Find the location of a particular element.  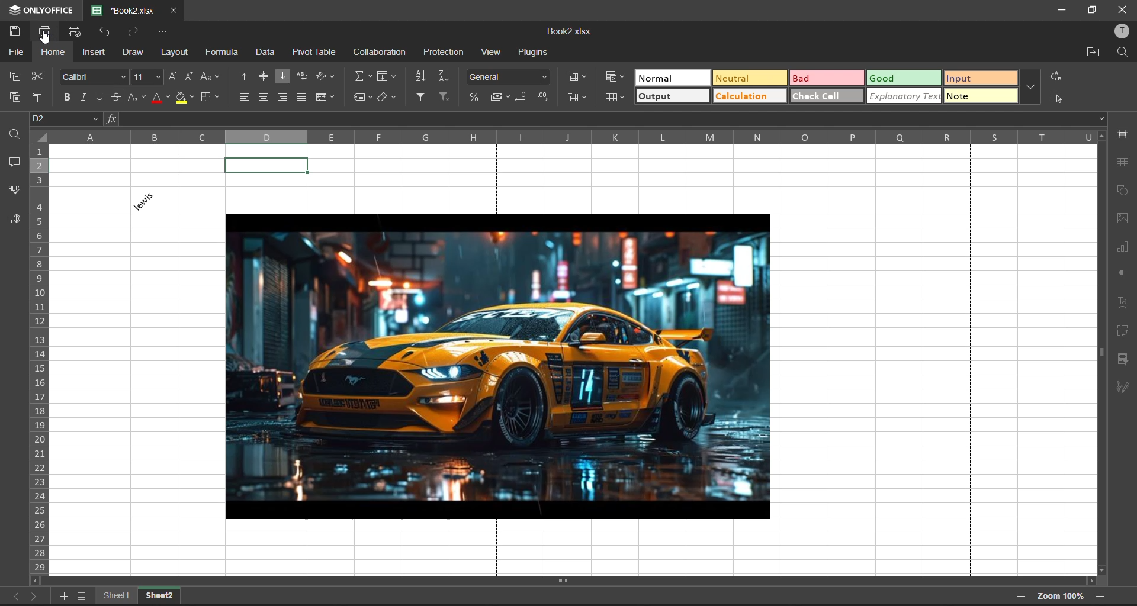

neutral is located at coordinates (750, 79).